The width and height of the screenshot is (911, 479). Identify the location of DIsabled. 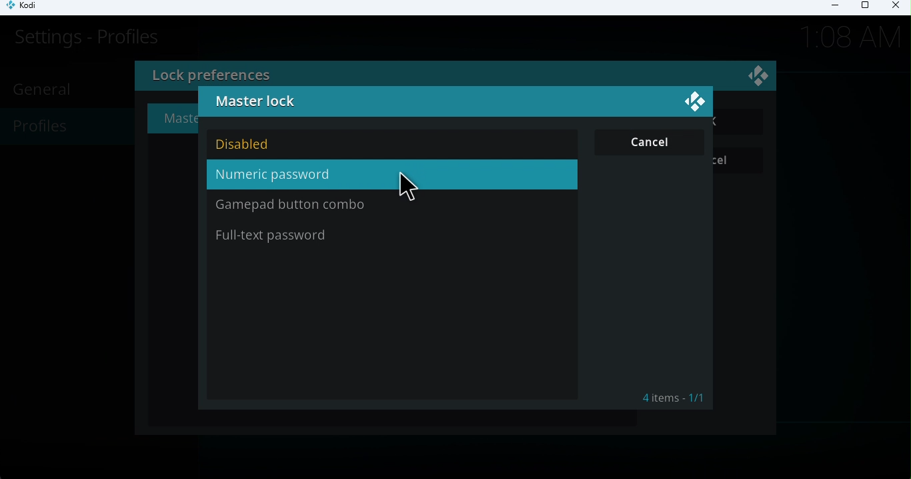
(256, 141).